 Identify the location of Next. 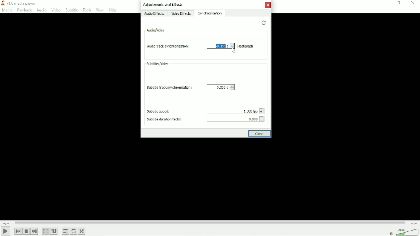
(34, 231).